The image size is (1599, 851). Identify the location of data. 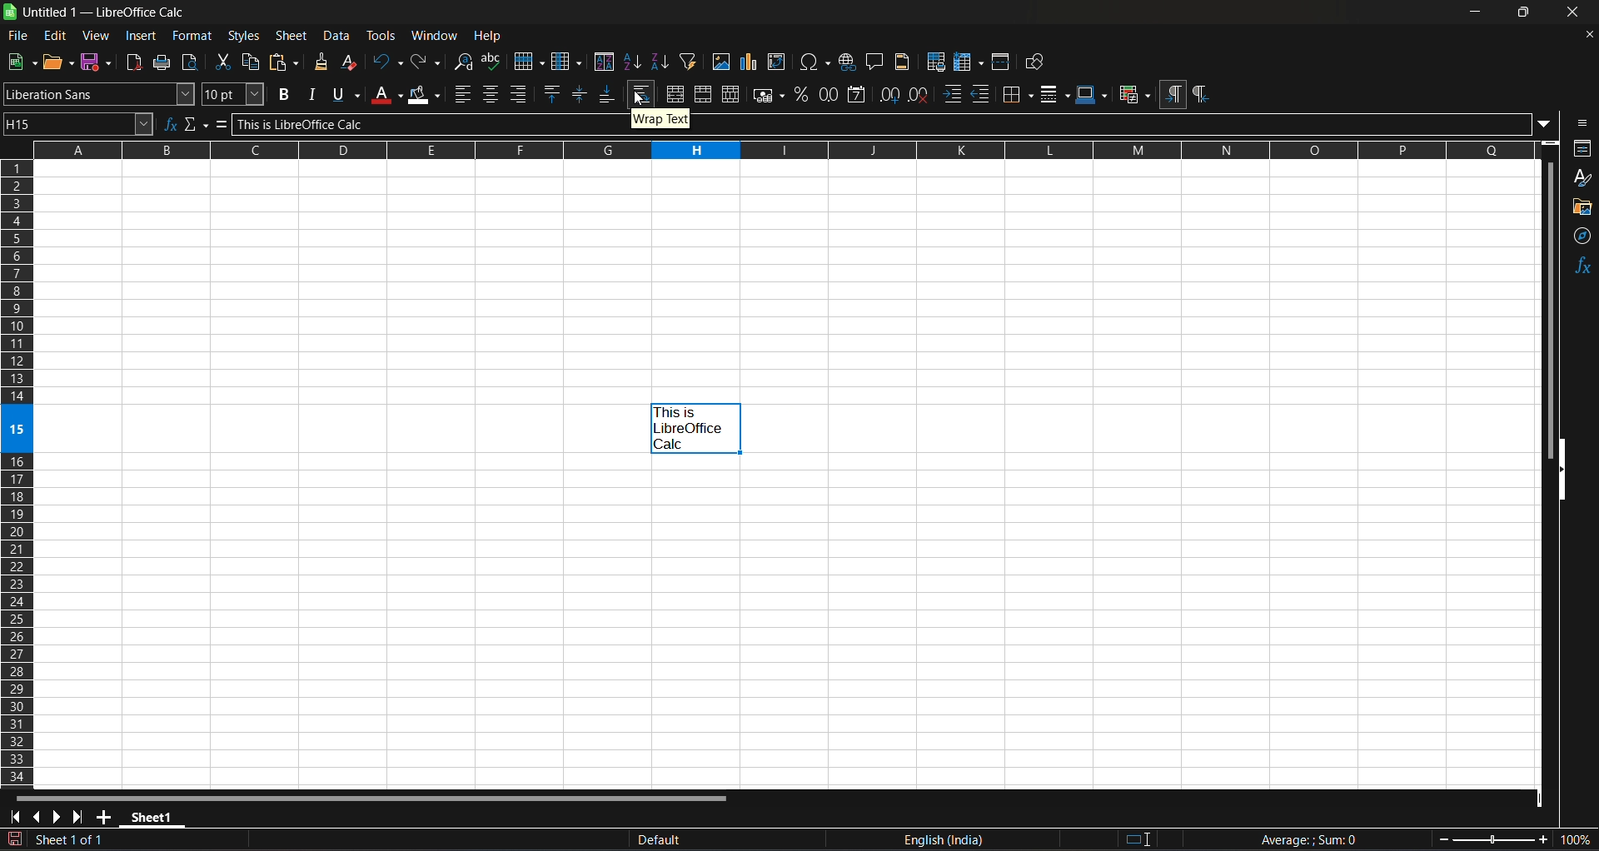
(337, 34).